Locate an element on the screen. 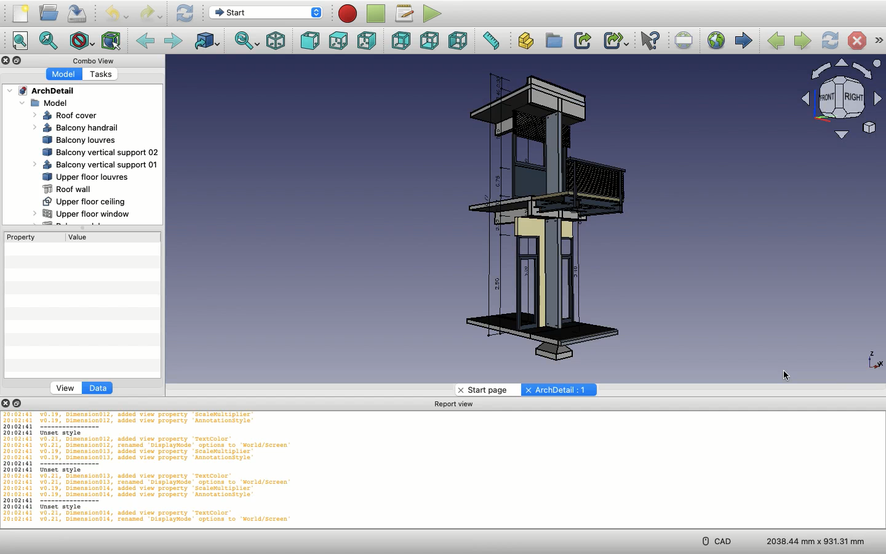 This screenshot has width=886, height=554. Fit all is located at coordinates (22, 41).